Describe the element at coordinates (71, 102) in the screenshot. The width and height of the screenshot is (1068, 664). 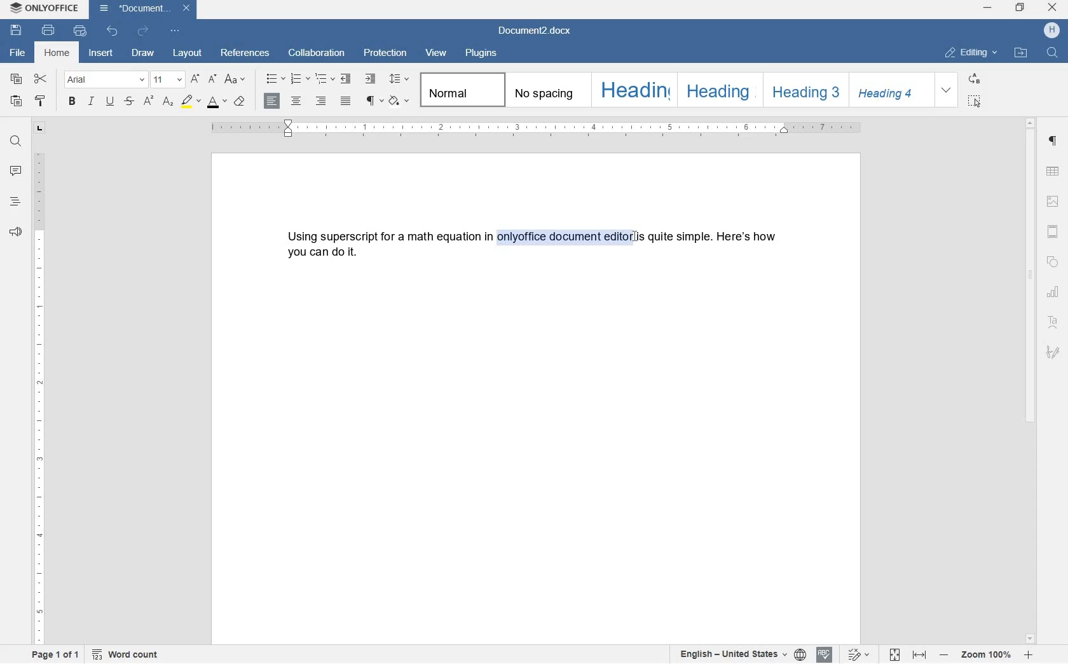
I see `bold` at that location.